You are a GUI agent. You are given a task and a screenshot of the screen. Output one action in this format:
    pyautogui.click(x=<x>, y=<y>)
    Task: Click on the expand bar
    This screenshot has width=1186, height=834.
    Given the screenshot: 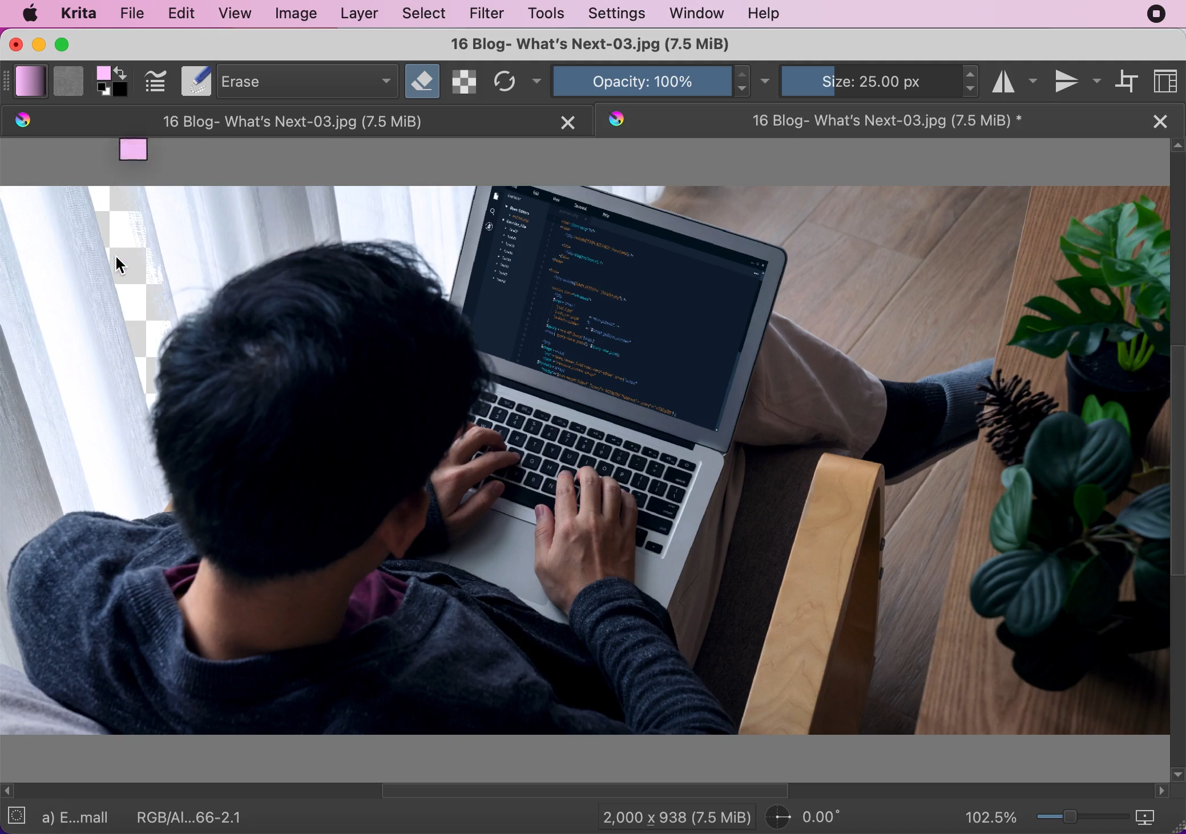 What is the action you would take?
    pyautogui.click(x=7, y=80)
    